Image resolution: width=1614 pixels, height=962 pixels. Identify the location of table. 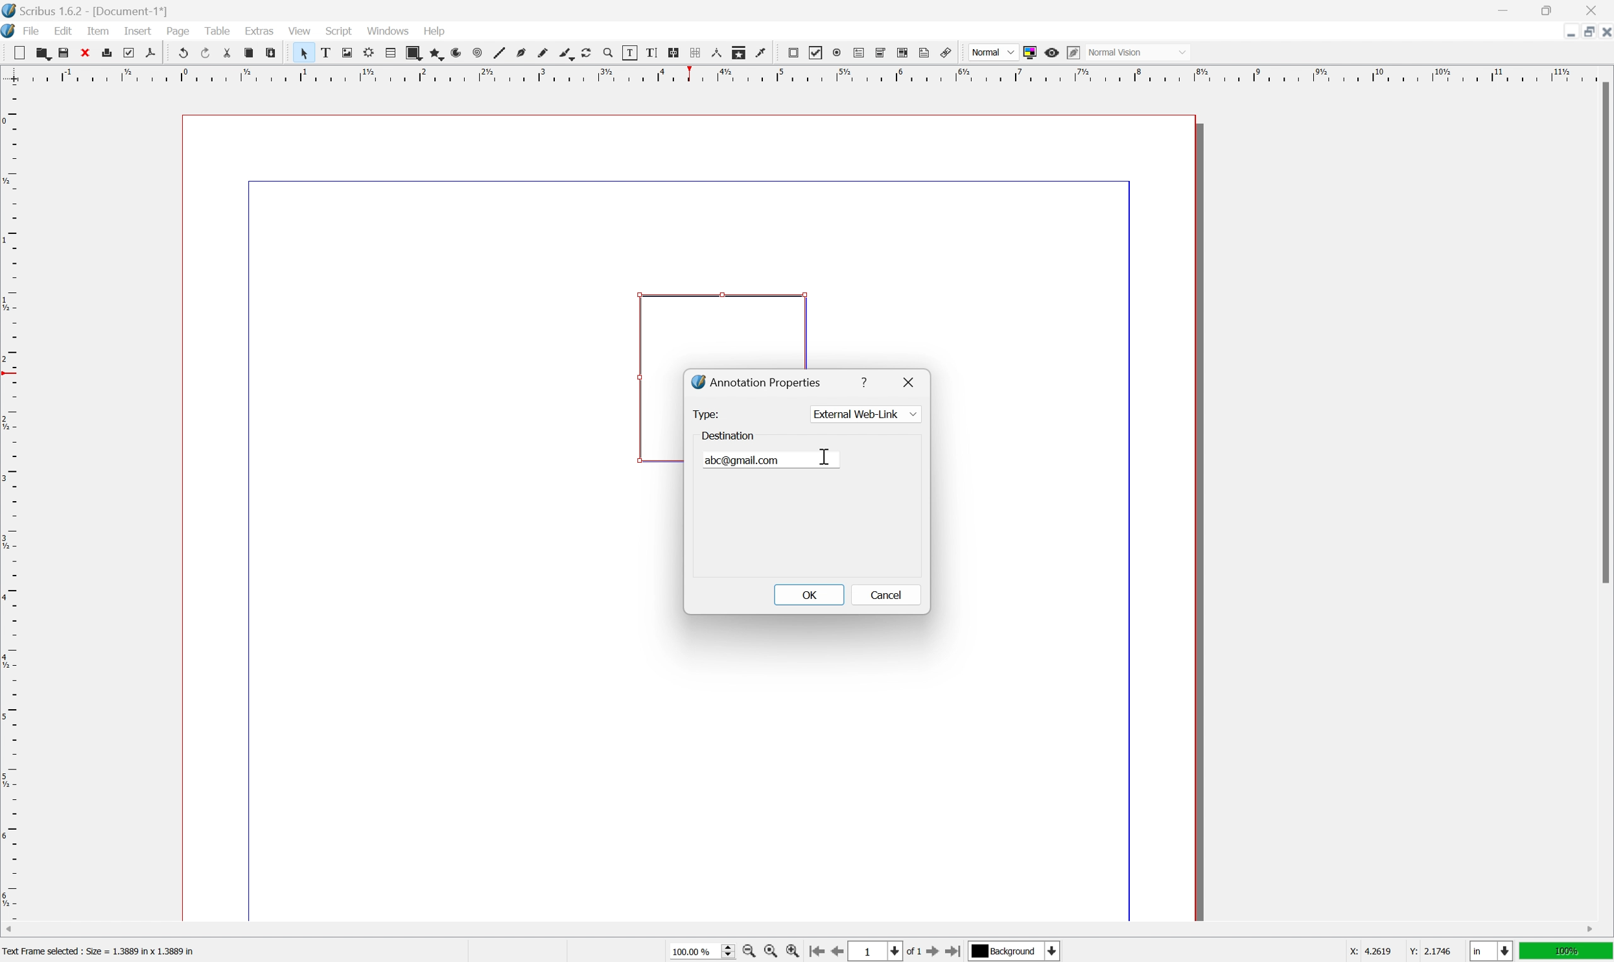
(216, 29).